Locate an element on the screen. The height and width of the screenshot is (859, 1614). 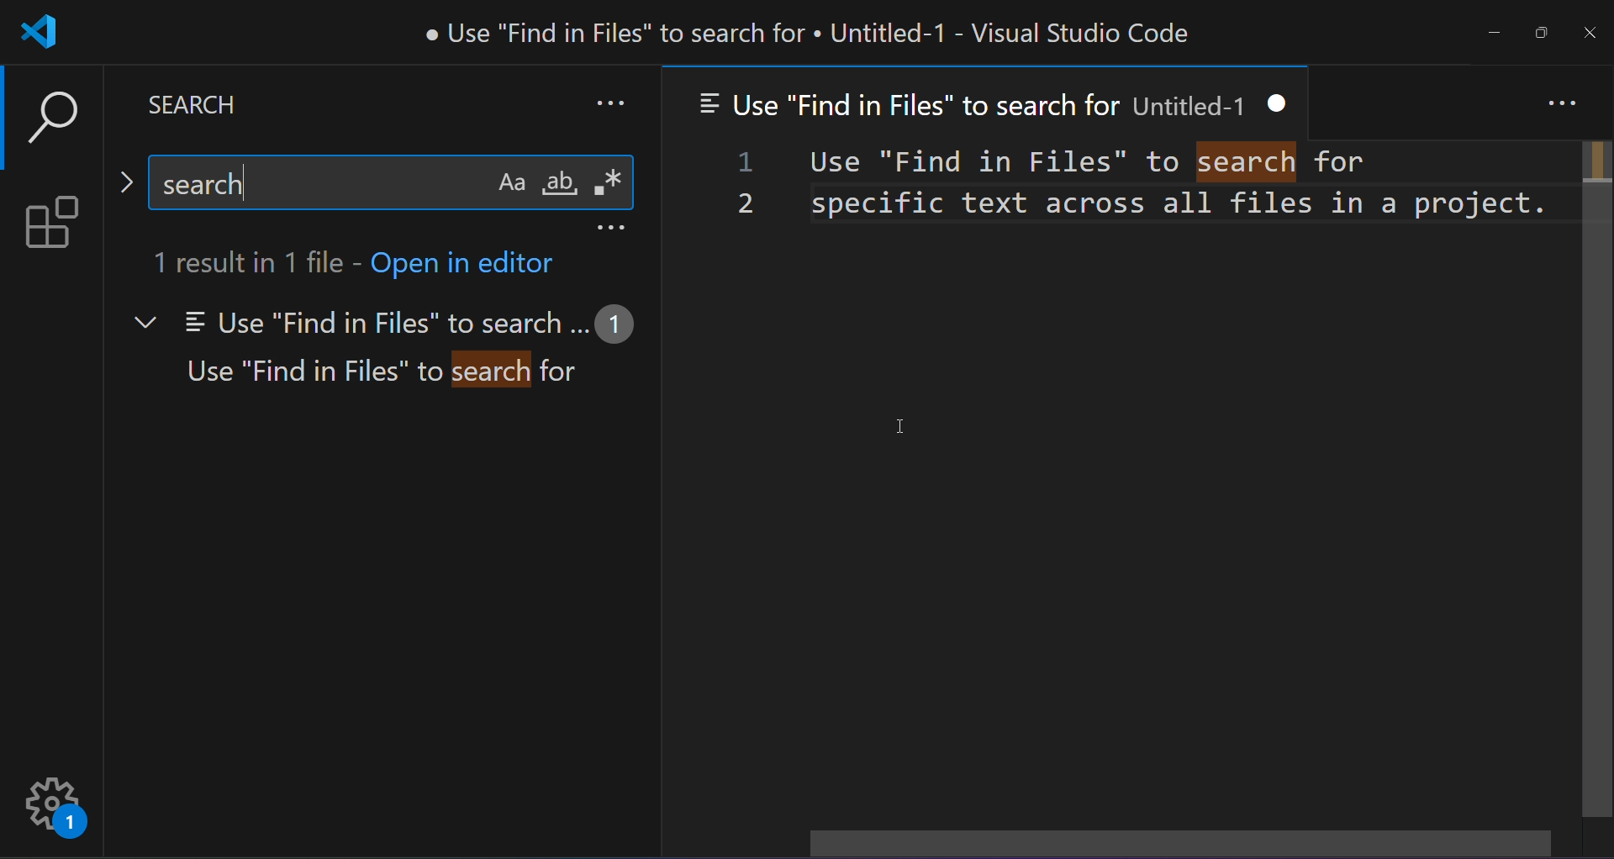
horizontal scrollbar is located at coordinates (1175, 843).